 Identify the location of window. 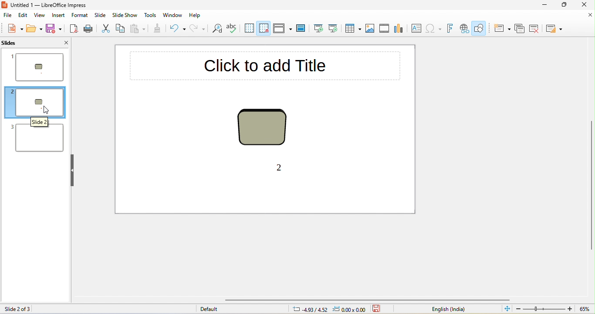
(173, 15).